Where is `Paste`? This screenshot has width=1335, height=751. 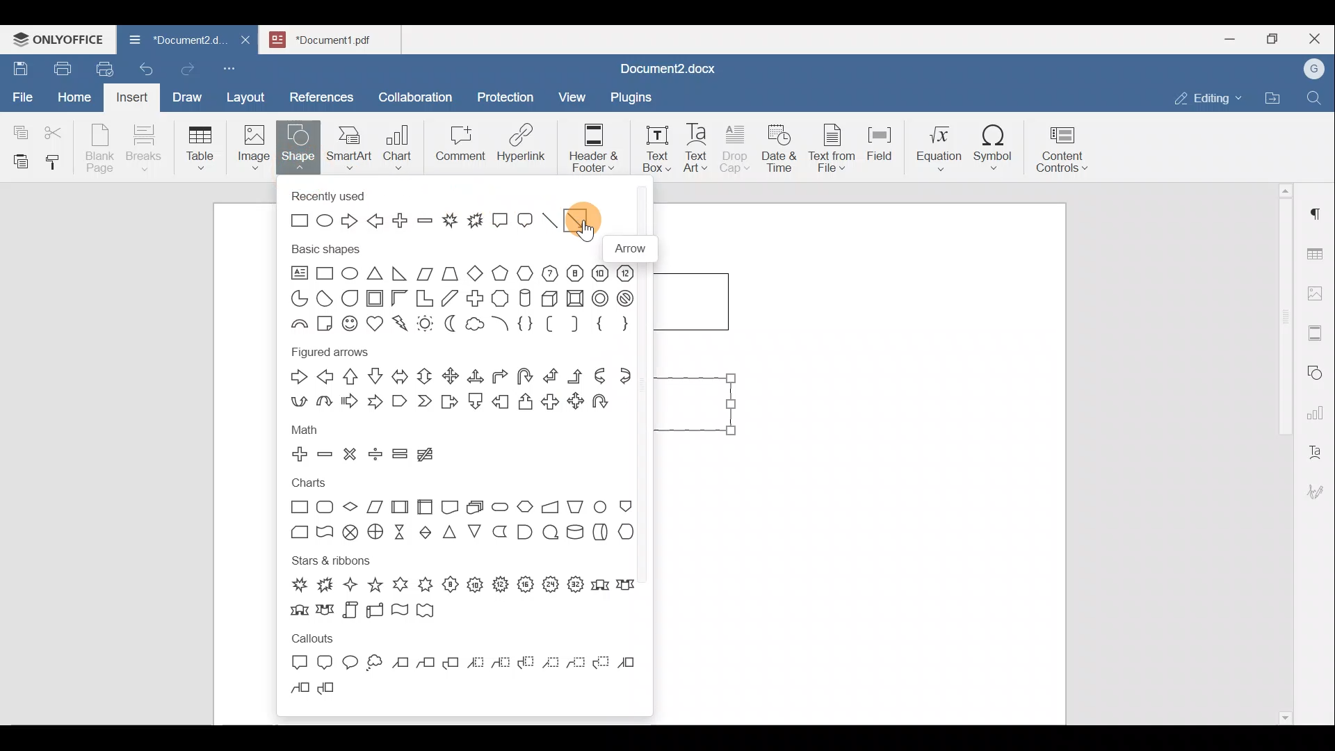
Paste is located at coordinates (17, 158).